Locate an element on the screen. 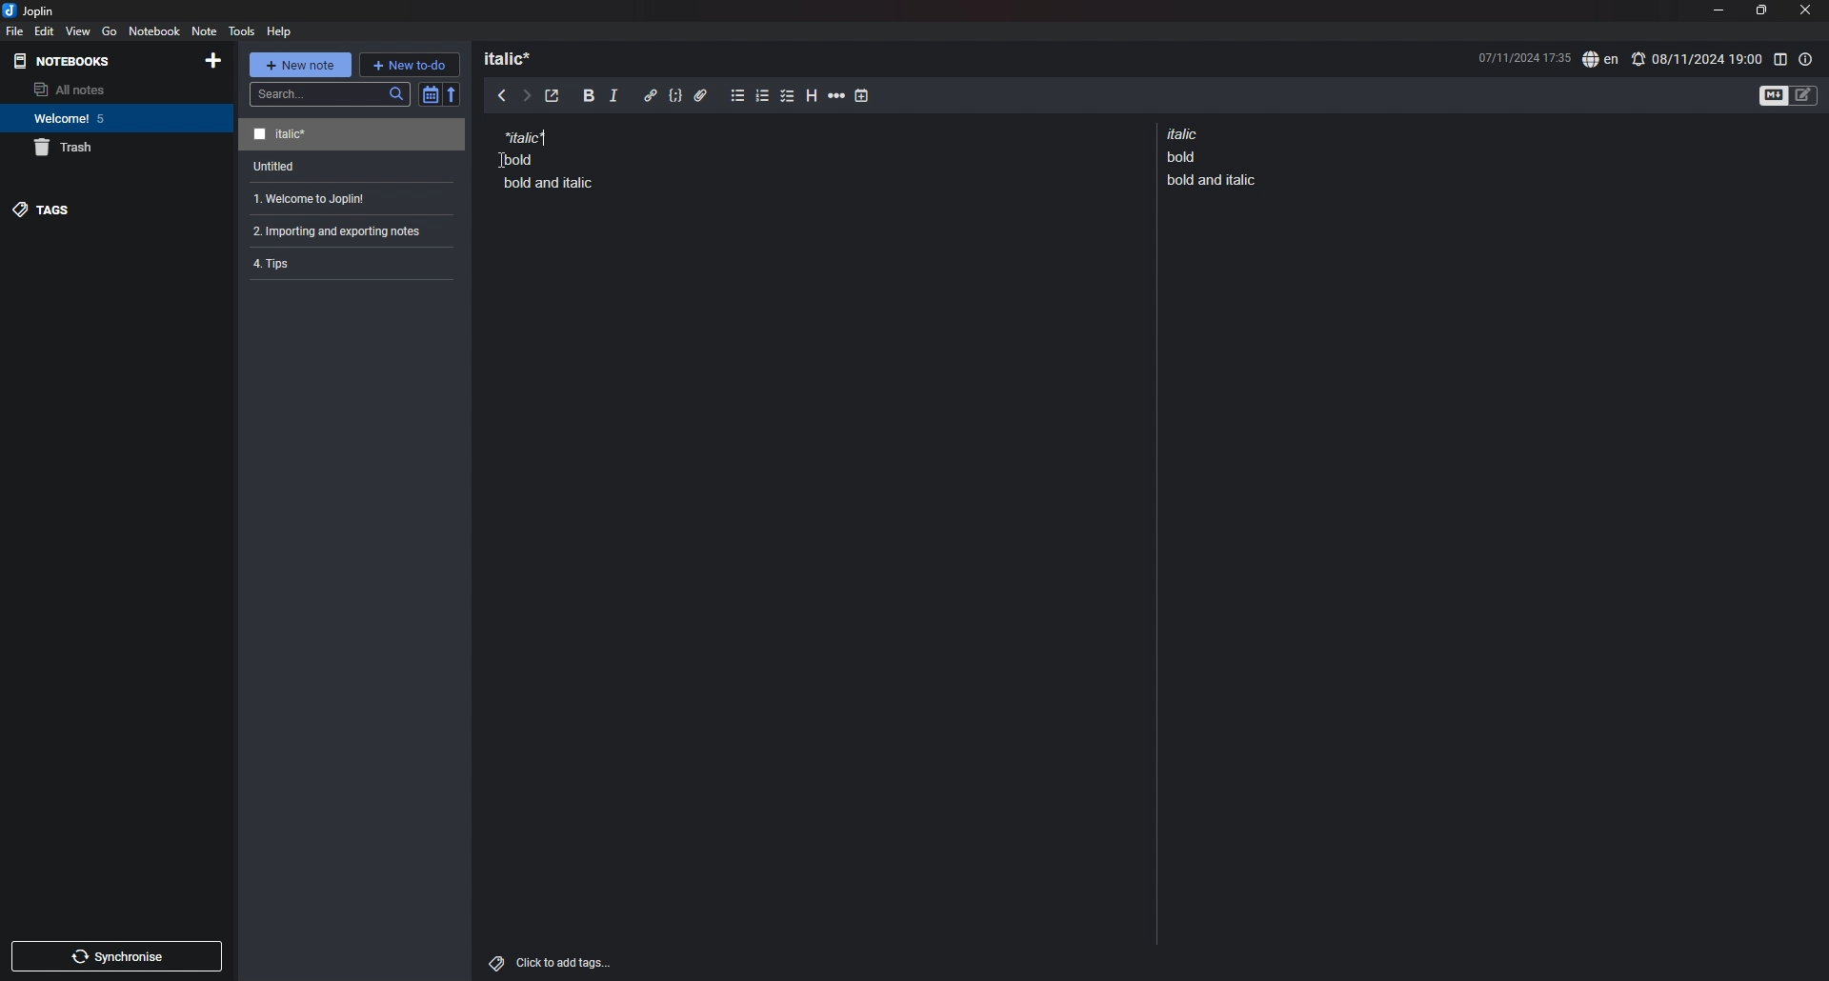  file is located at coordinates (15, 30).